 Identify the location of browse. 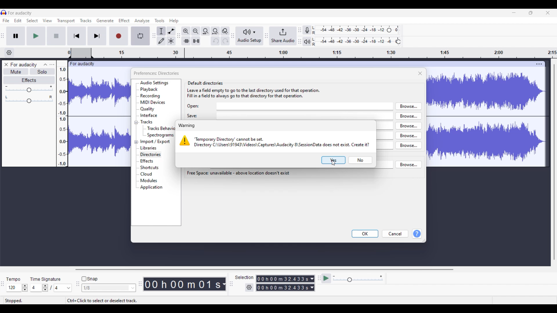
(409, 145).